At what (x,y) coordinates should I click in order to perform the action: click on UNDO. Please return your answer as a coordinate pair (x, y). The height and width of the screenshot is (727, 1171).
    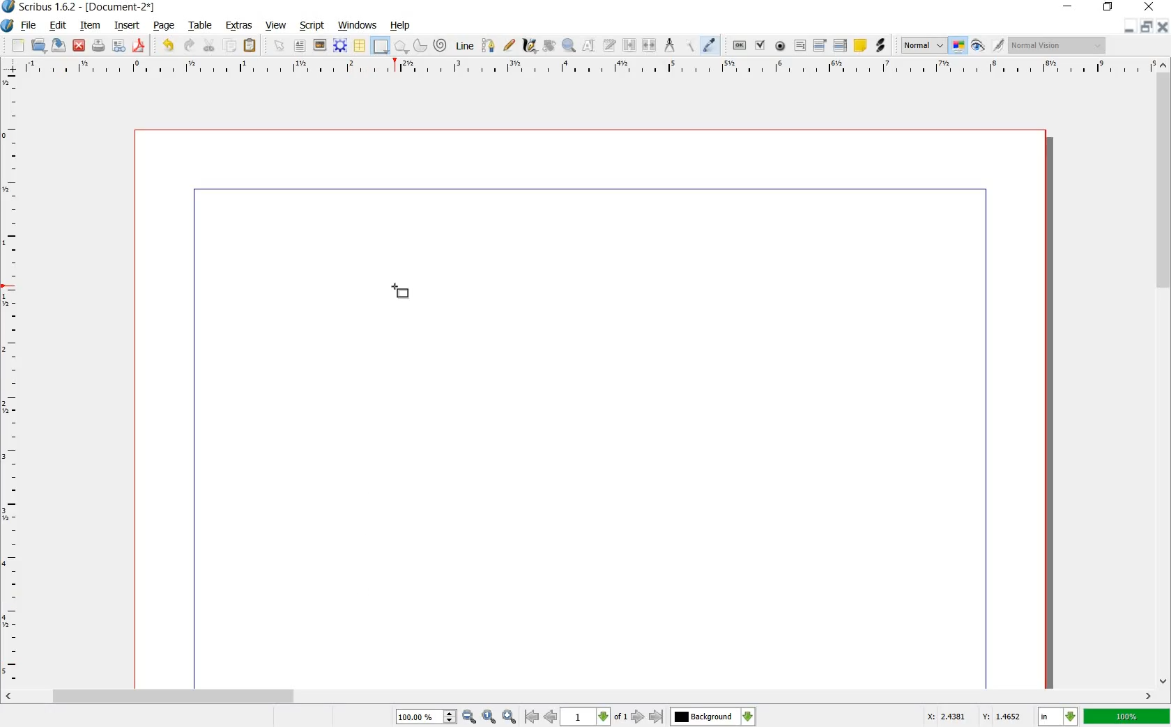
    Looking at the image, I should click on (166, 46).